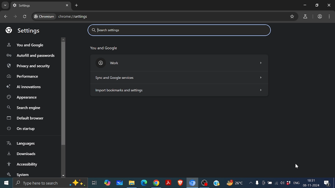 This screenshot has height=188, width=335. Describe the element at coordinates (32, 57) in the screenshot. I see `Autofill and passwords` at that location.